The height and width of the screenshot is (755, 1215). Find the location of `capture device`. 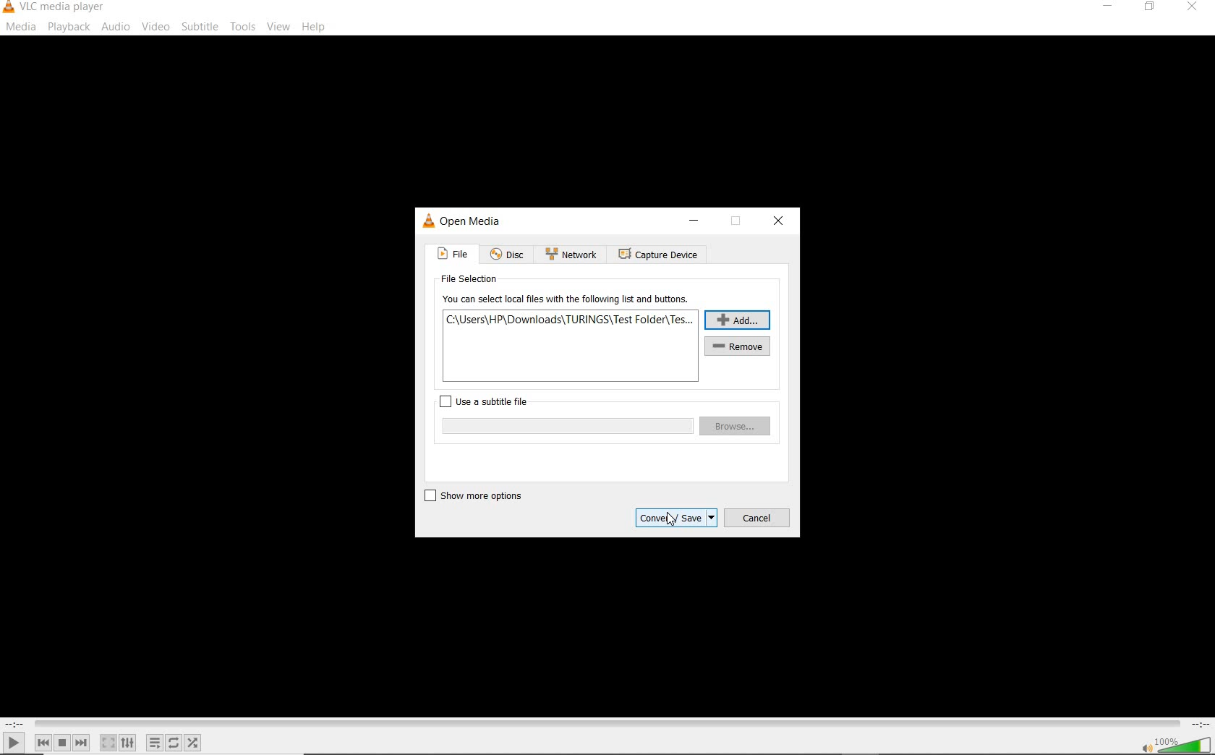

capture device is located at coordinates (656, 255).